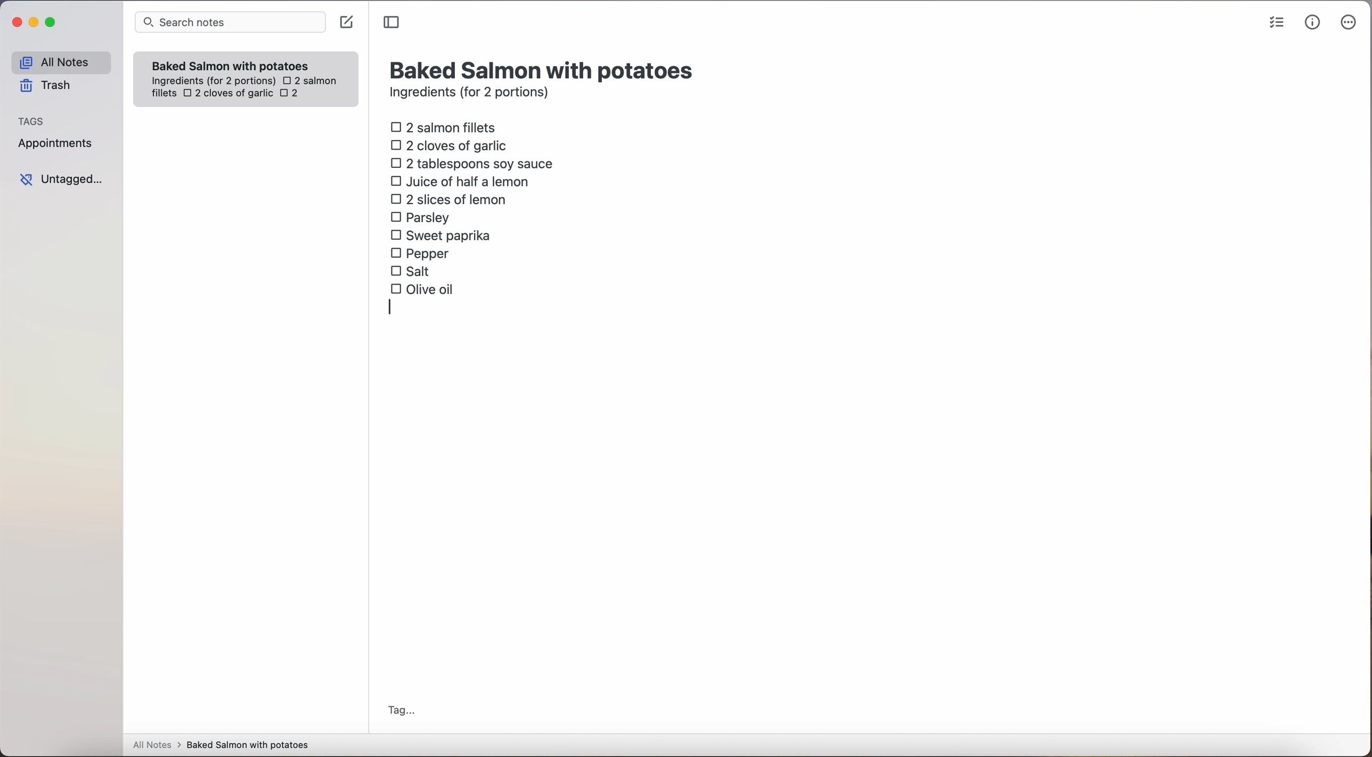 Image resolution: width=1372 pixels, height=757 pixels. What do you see at coordinates (420, 216) in the screenshot?
I see `parsley` at bounding box center [420, 216].